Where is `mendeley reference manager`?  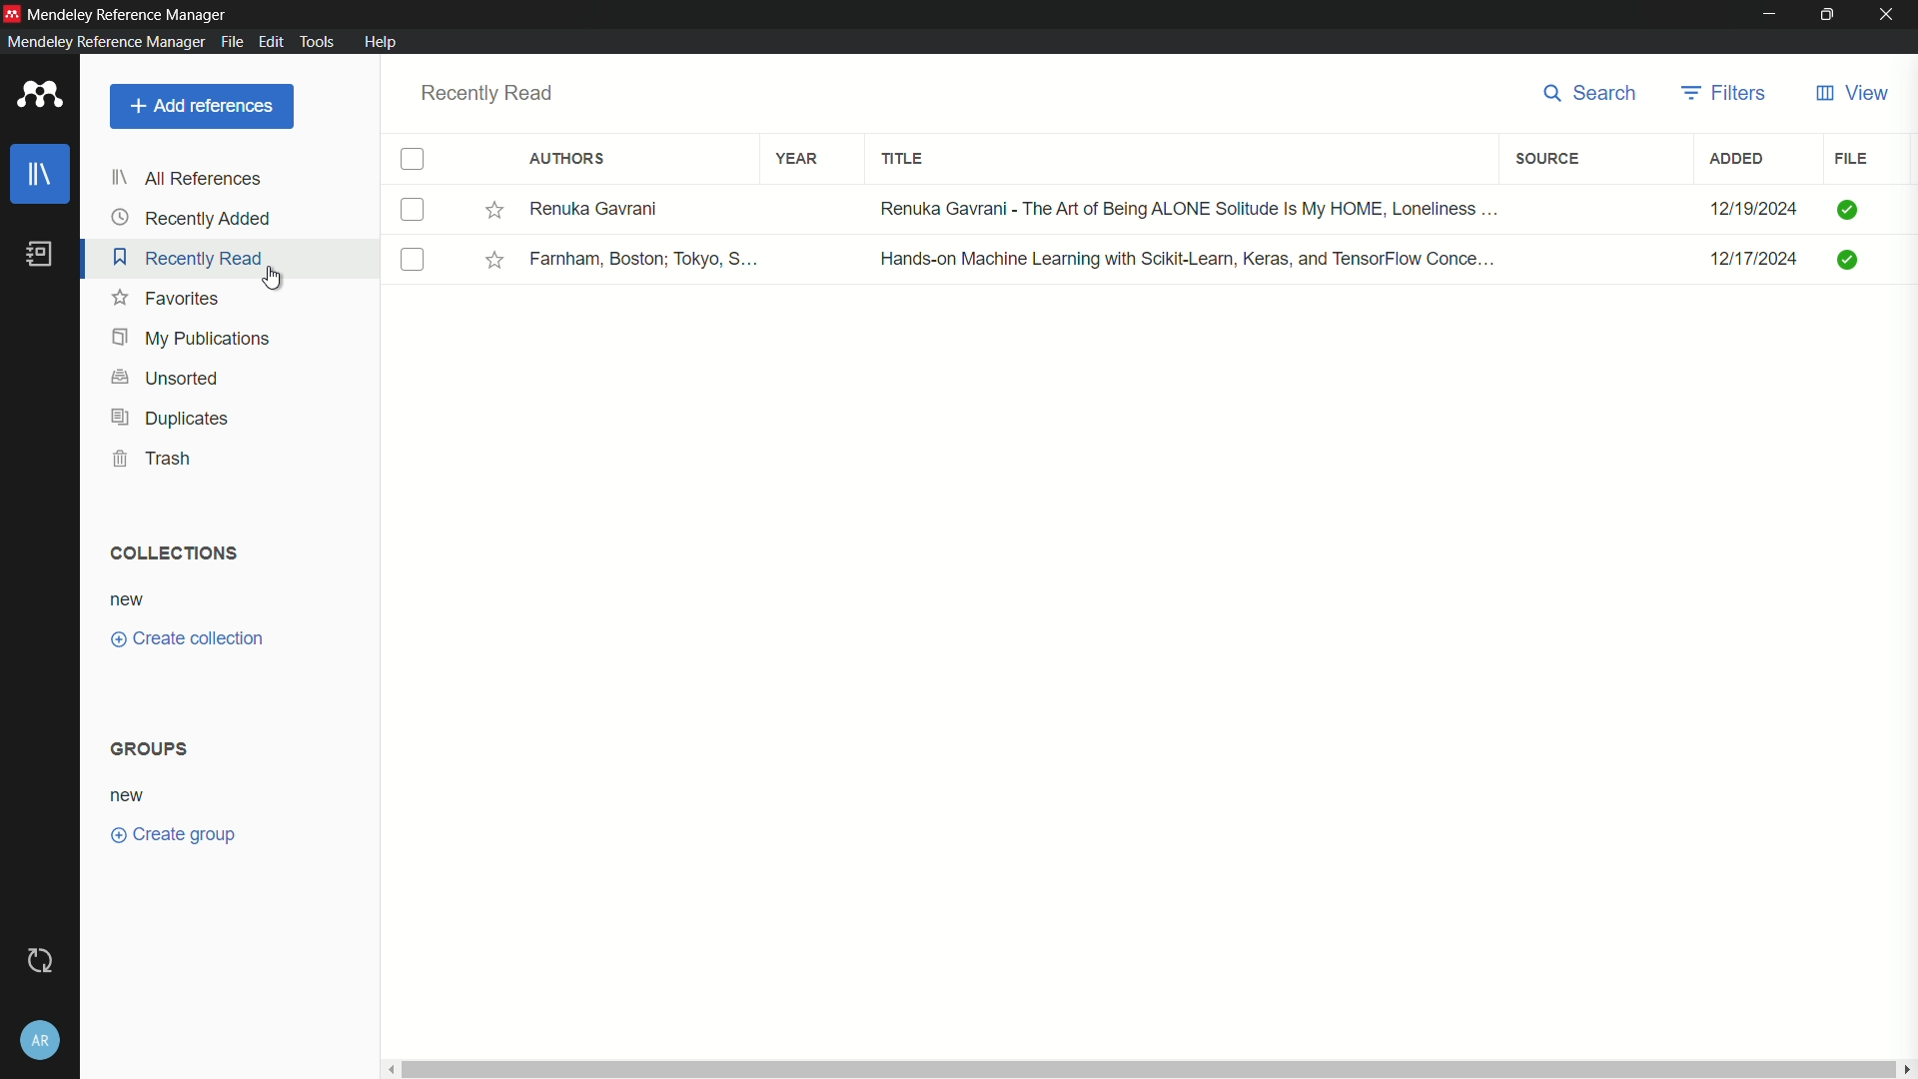 mendeley reference manager is located at coordinates (104, 42).